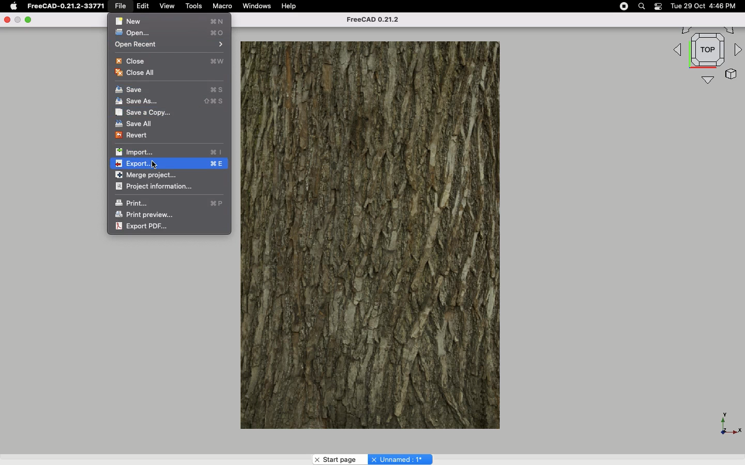 This screenshot has height=465, width=745. I want to click on Search, so click(642, 6).